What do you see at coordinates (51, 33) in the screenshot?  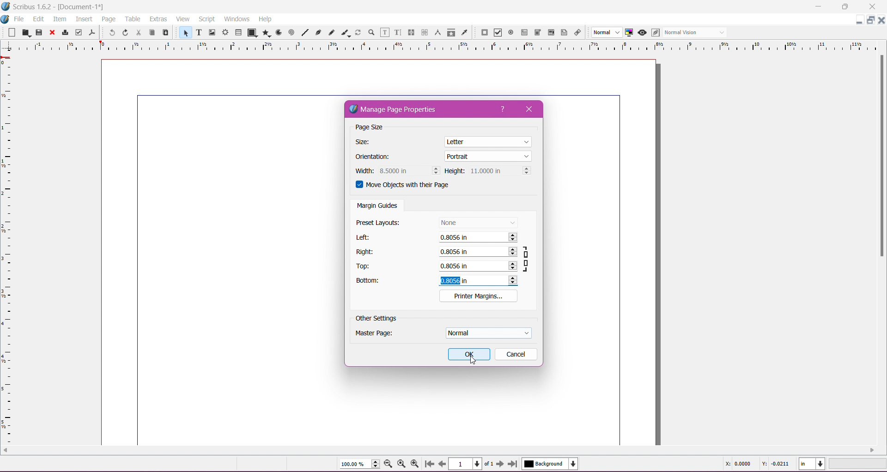 I see `Close` at bounding box center [51, 33].